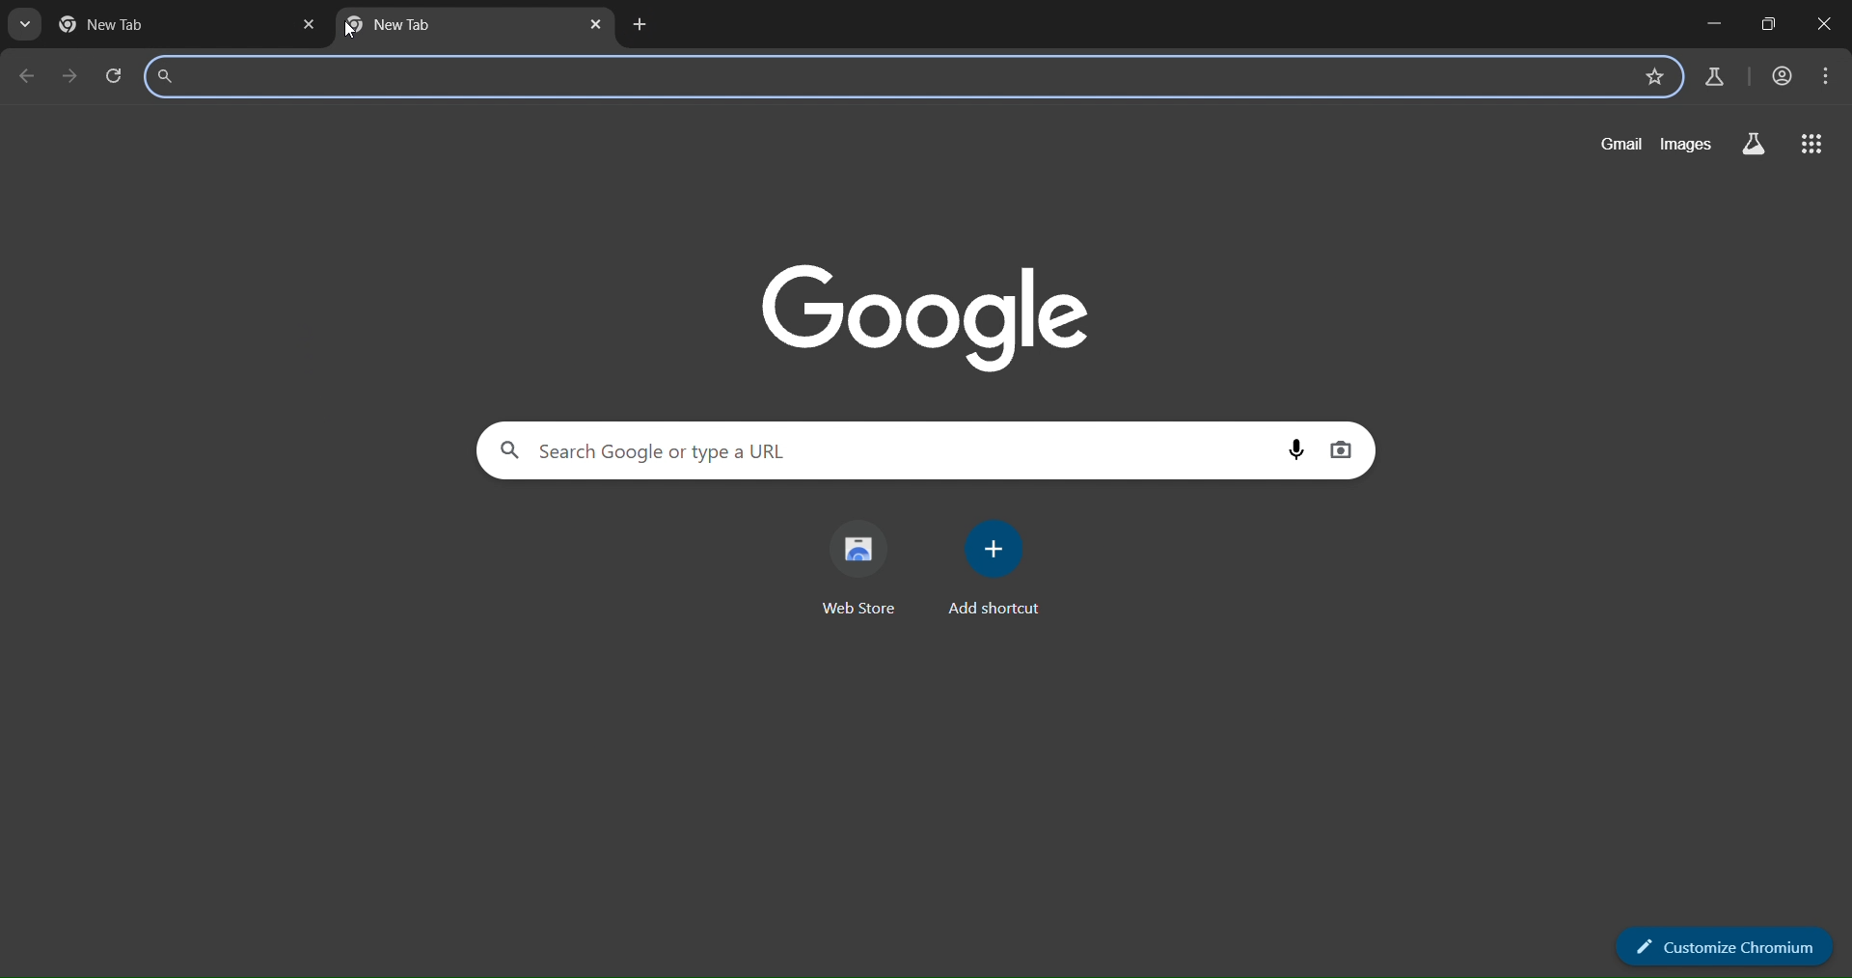 This screenshot has height=978, width=1852. What do you see at coordinates (120, 25) in the screenshot?
I see `current tab` at bounding box center [120, 25].